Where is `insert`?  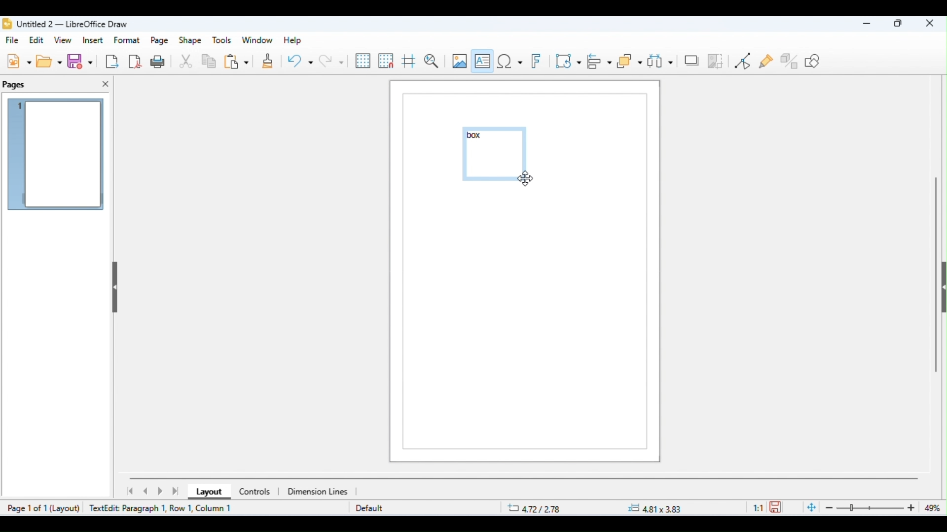
insert is located at coordinates (93, 40).